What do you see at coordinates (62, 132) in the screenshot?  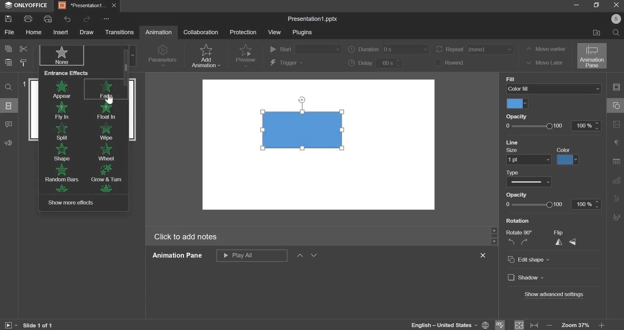 I see `split` at bounding box center [62, 132].